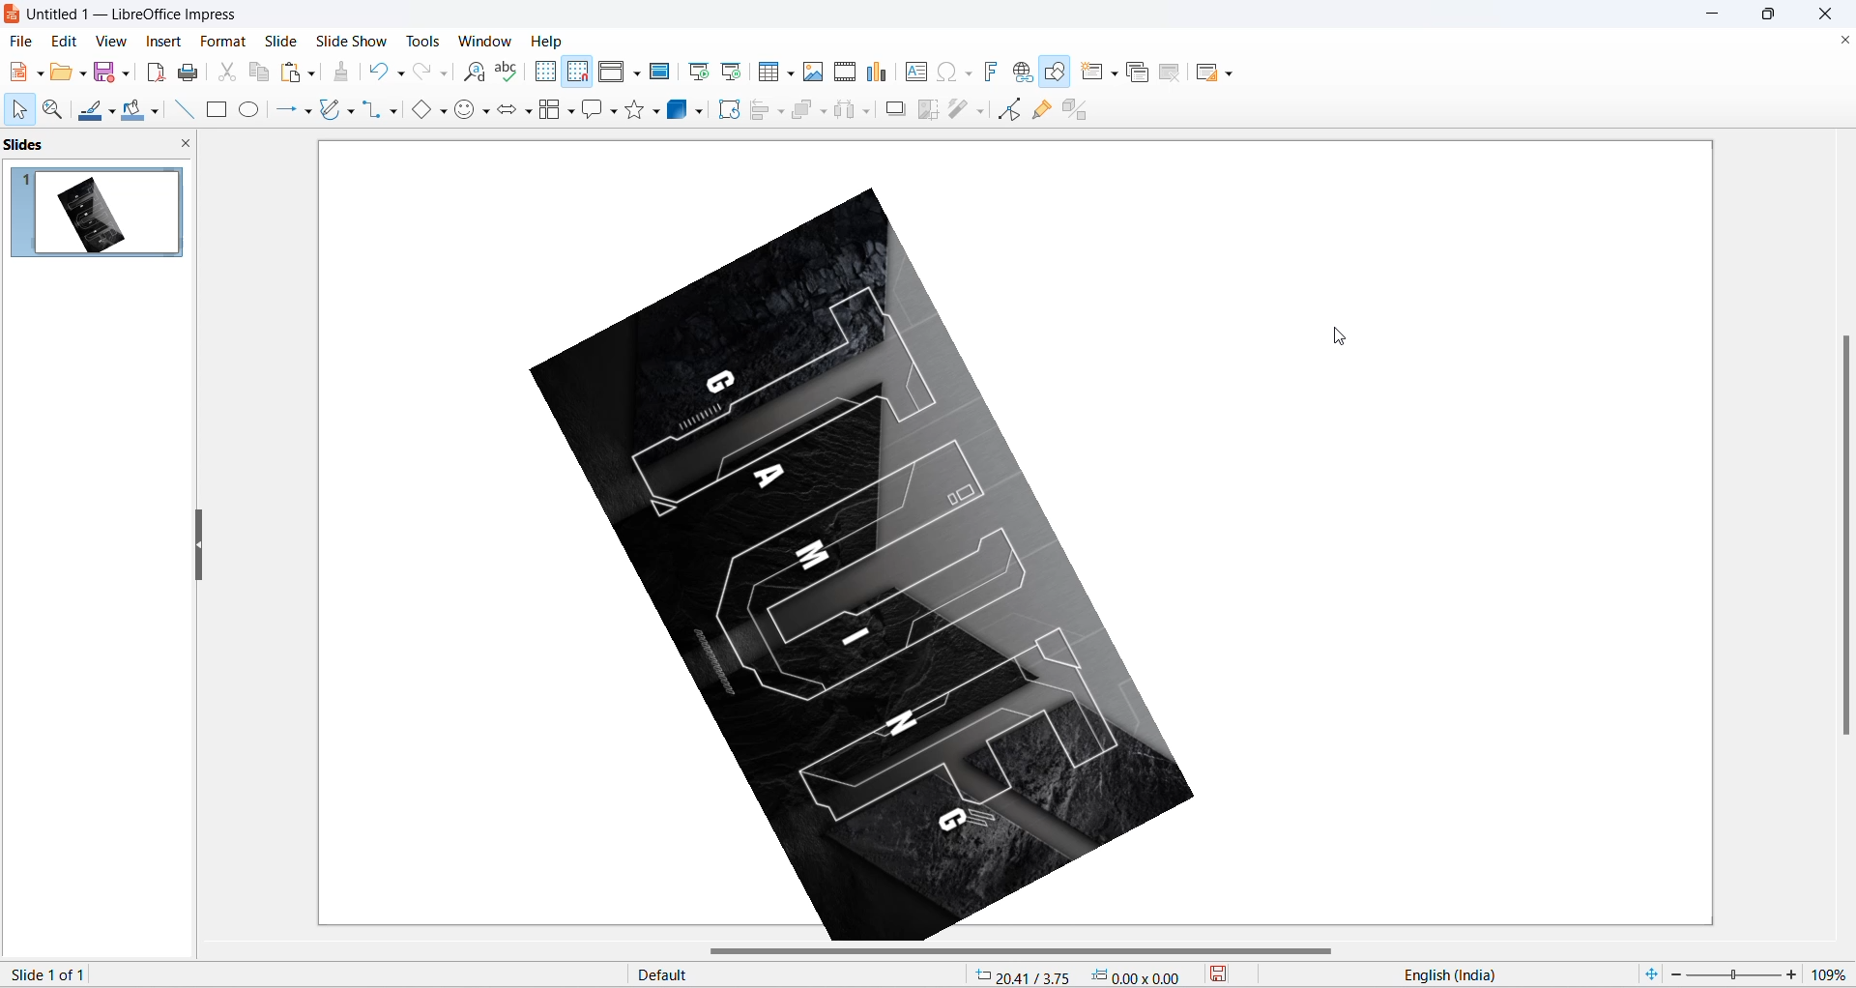 Image resolution: width=1856 pixels, height=988 pixels. Describe the element at coordinates (591, 111) in the screenshot. I see `callout shape` at that location.